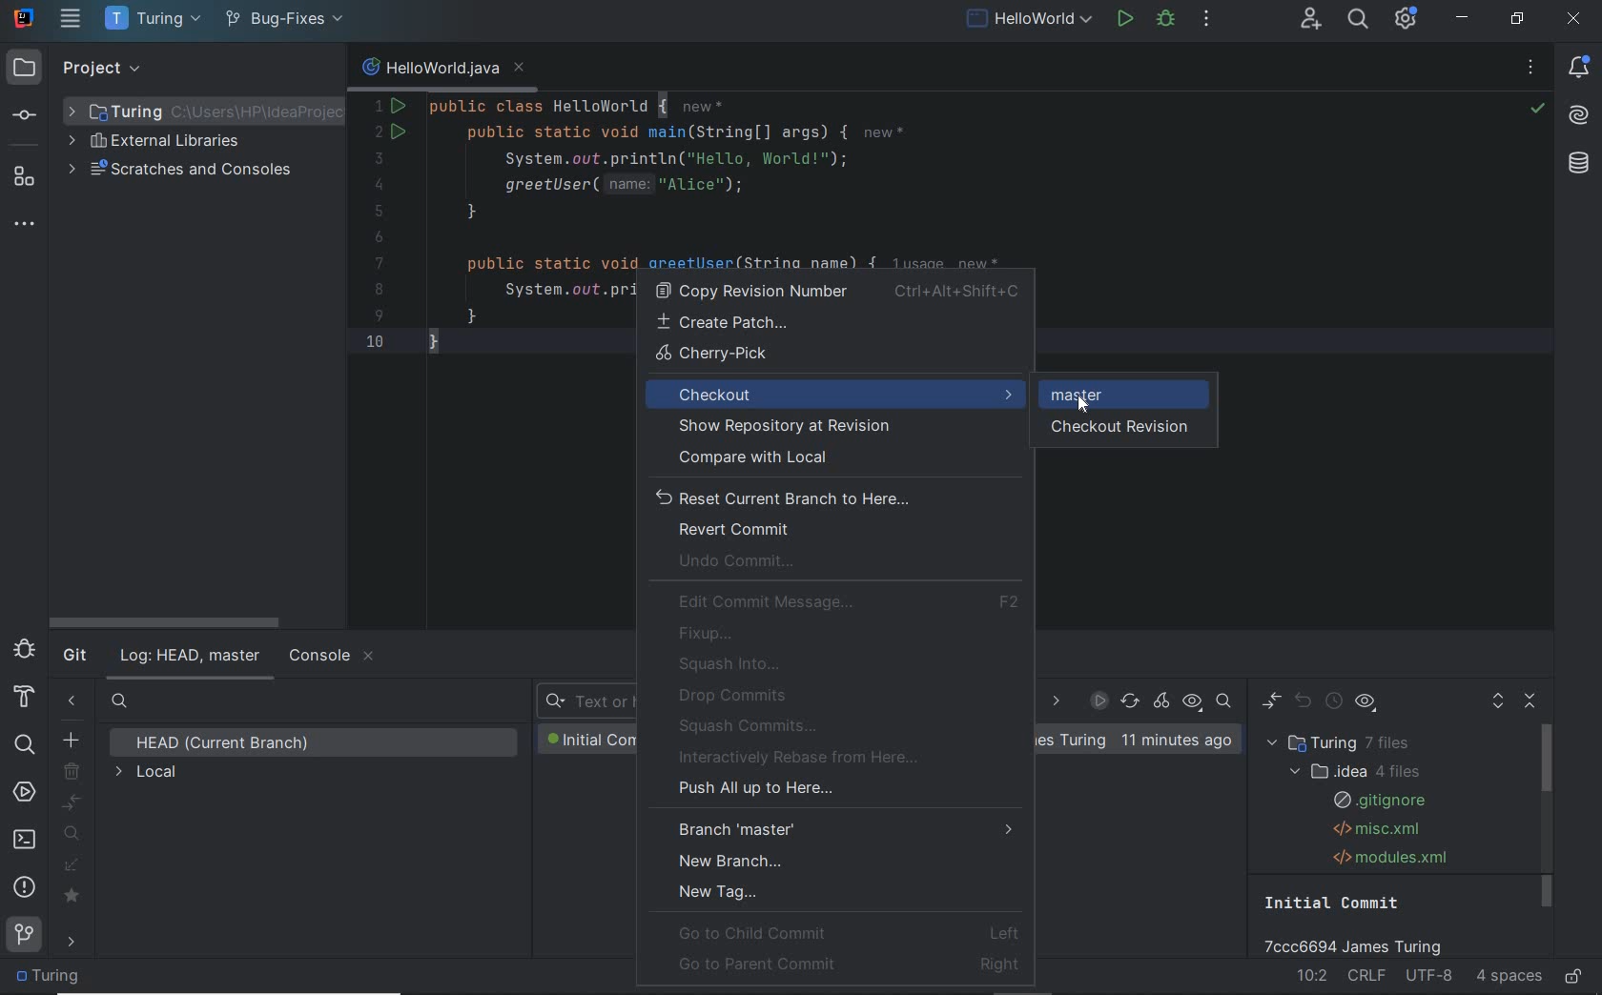 This screenshot has width=1602, height=995. I want to click on 5, so click(379, 211).